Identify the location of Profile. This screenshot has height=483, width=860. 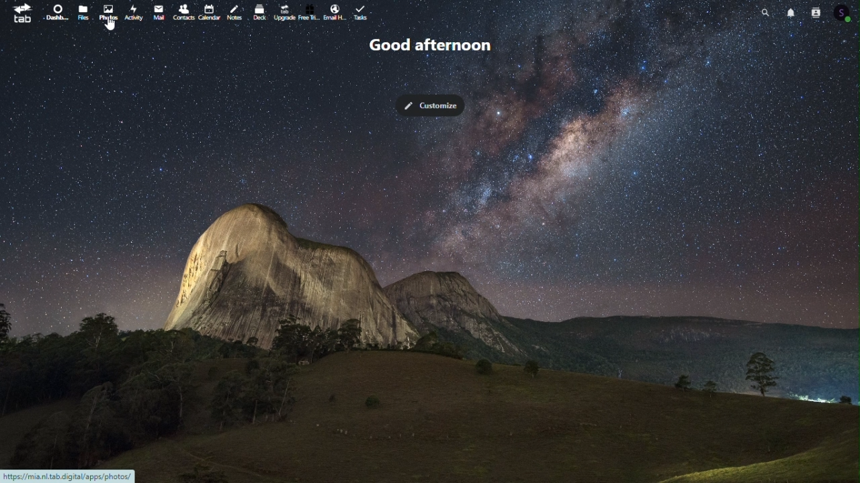
(845, 13).